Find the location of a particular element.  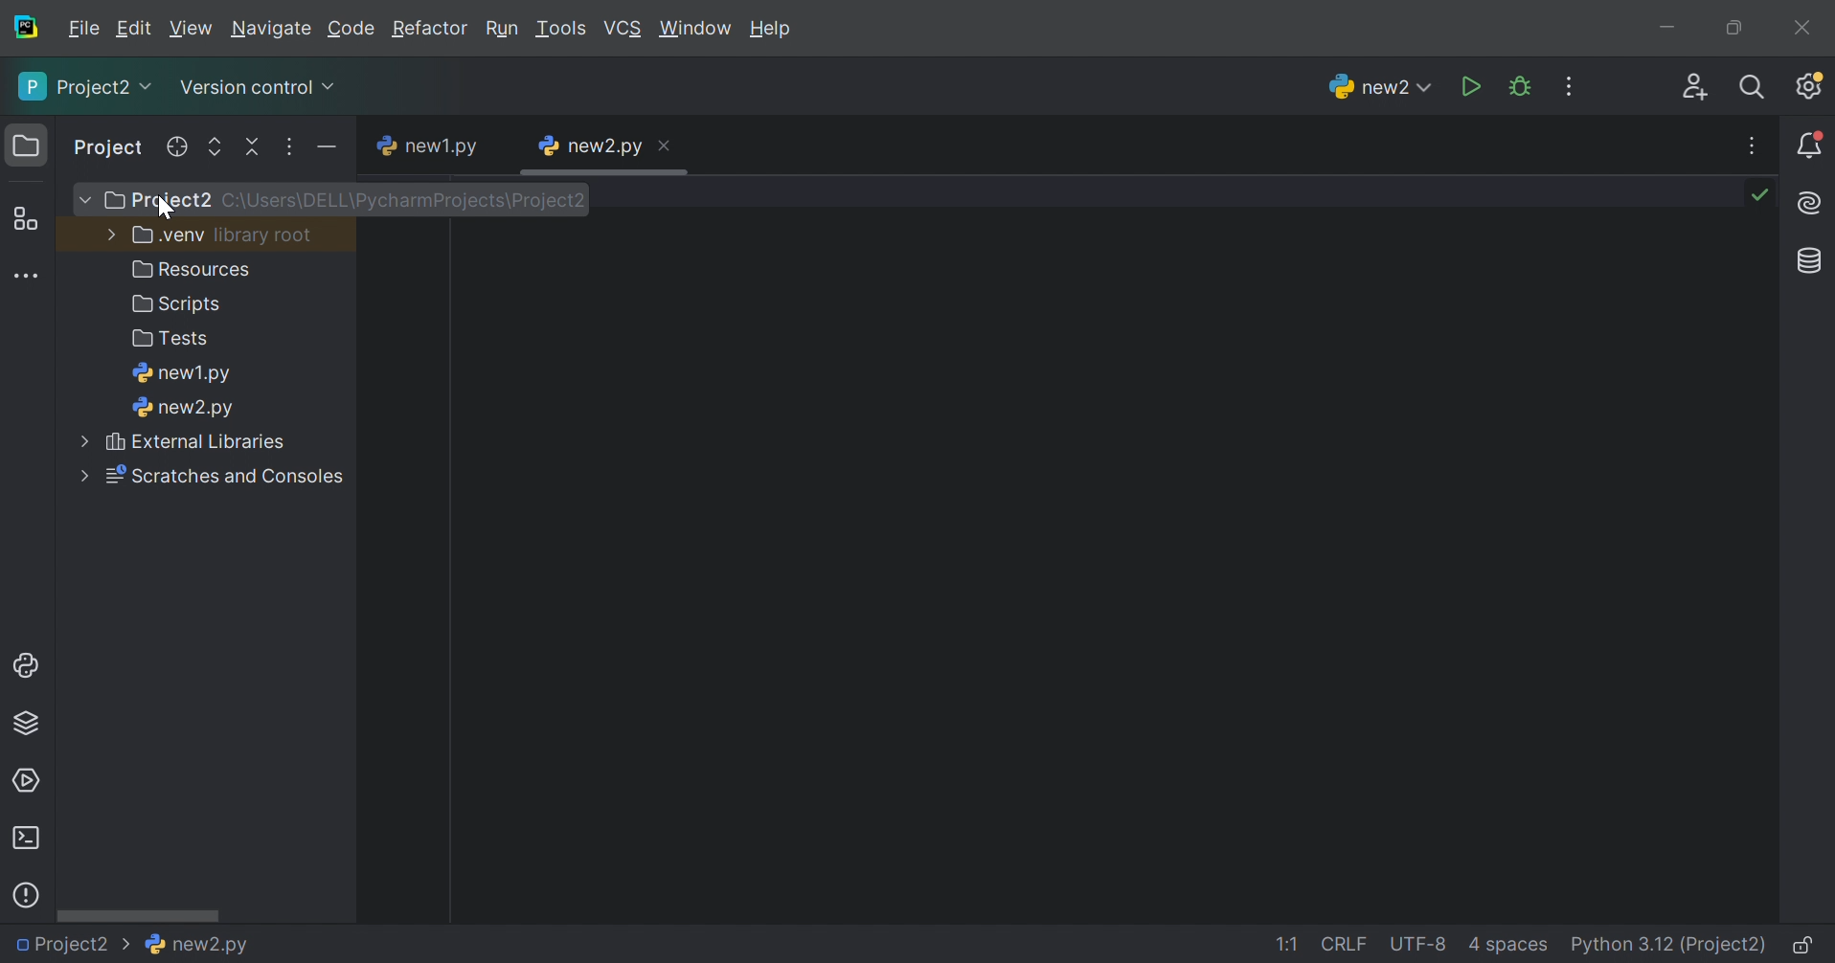

Updates available. IDE and Project Settings. is located at coordinates (1812, 88).